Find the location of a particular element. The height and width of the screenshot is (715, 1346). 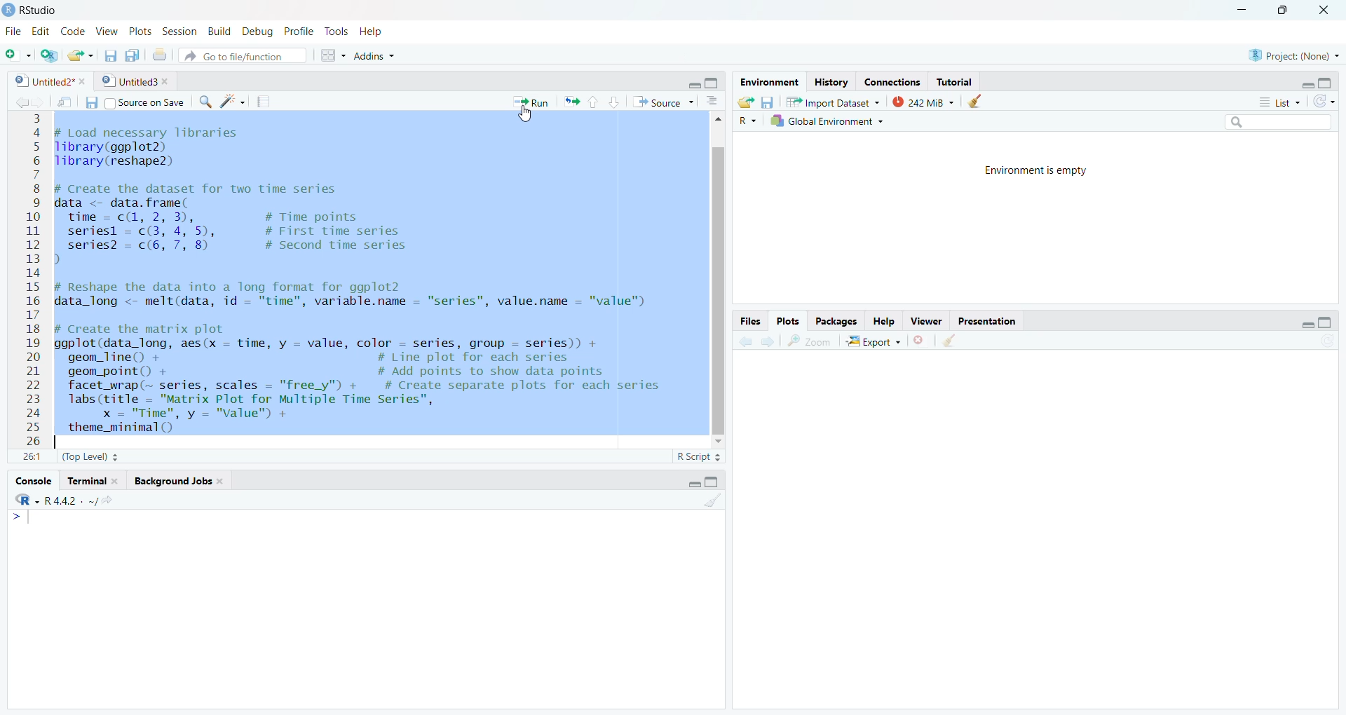

re -run previoud code is located at coordinates (571, 101).